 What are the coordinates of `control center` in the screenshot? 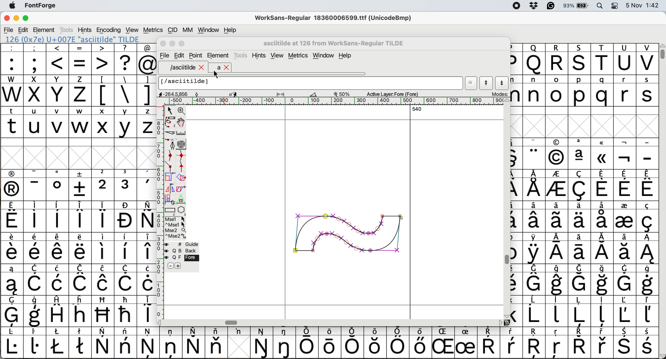 It's located at (617, 5).